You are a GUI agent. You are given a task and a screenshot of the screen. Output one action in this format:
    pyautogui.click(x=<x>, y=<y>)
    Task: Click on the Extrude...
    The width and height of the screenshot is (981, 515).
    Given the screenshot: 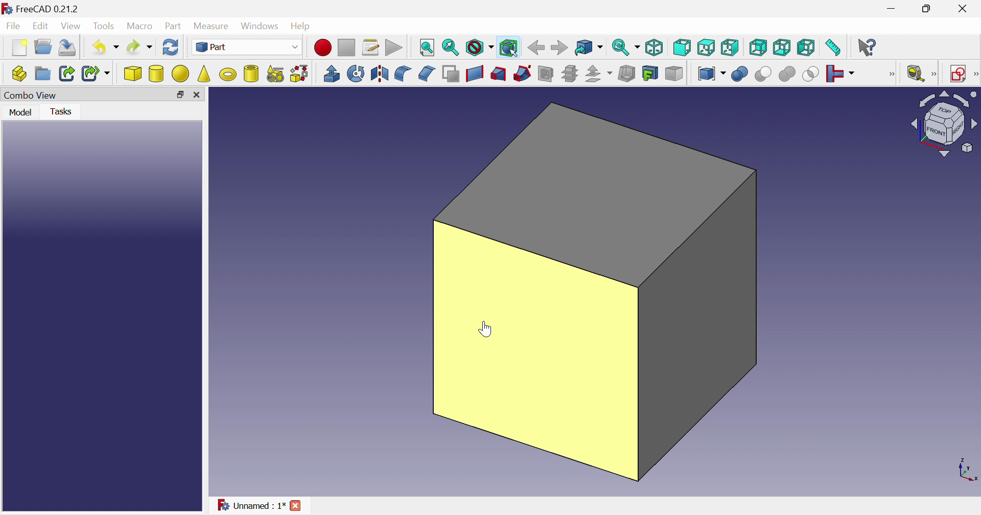 What is the action you would take?
    pyautogui.click(x=331, y=73)
    